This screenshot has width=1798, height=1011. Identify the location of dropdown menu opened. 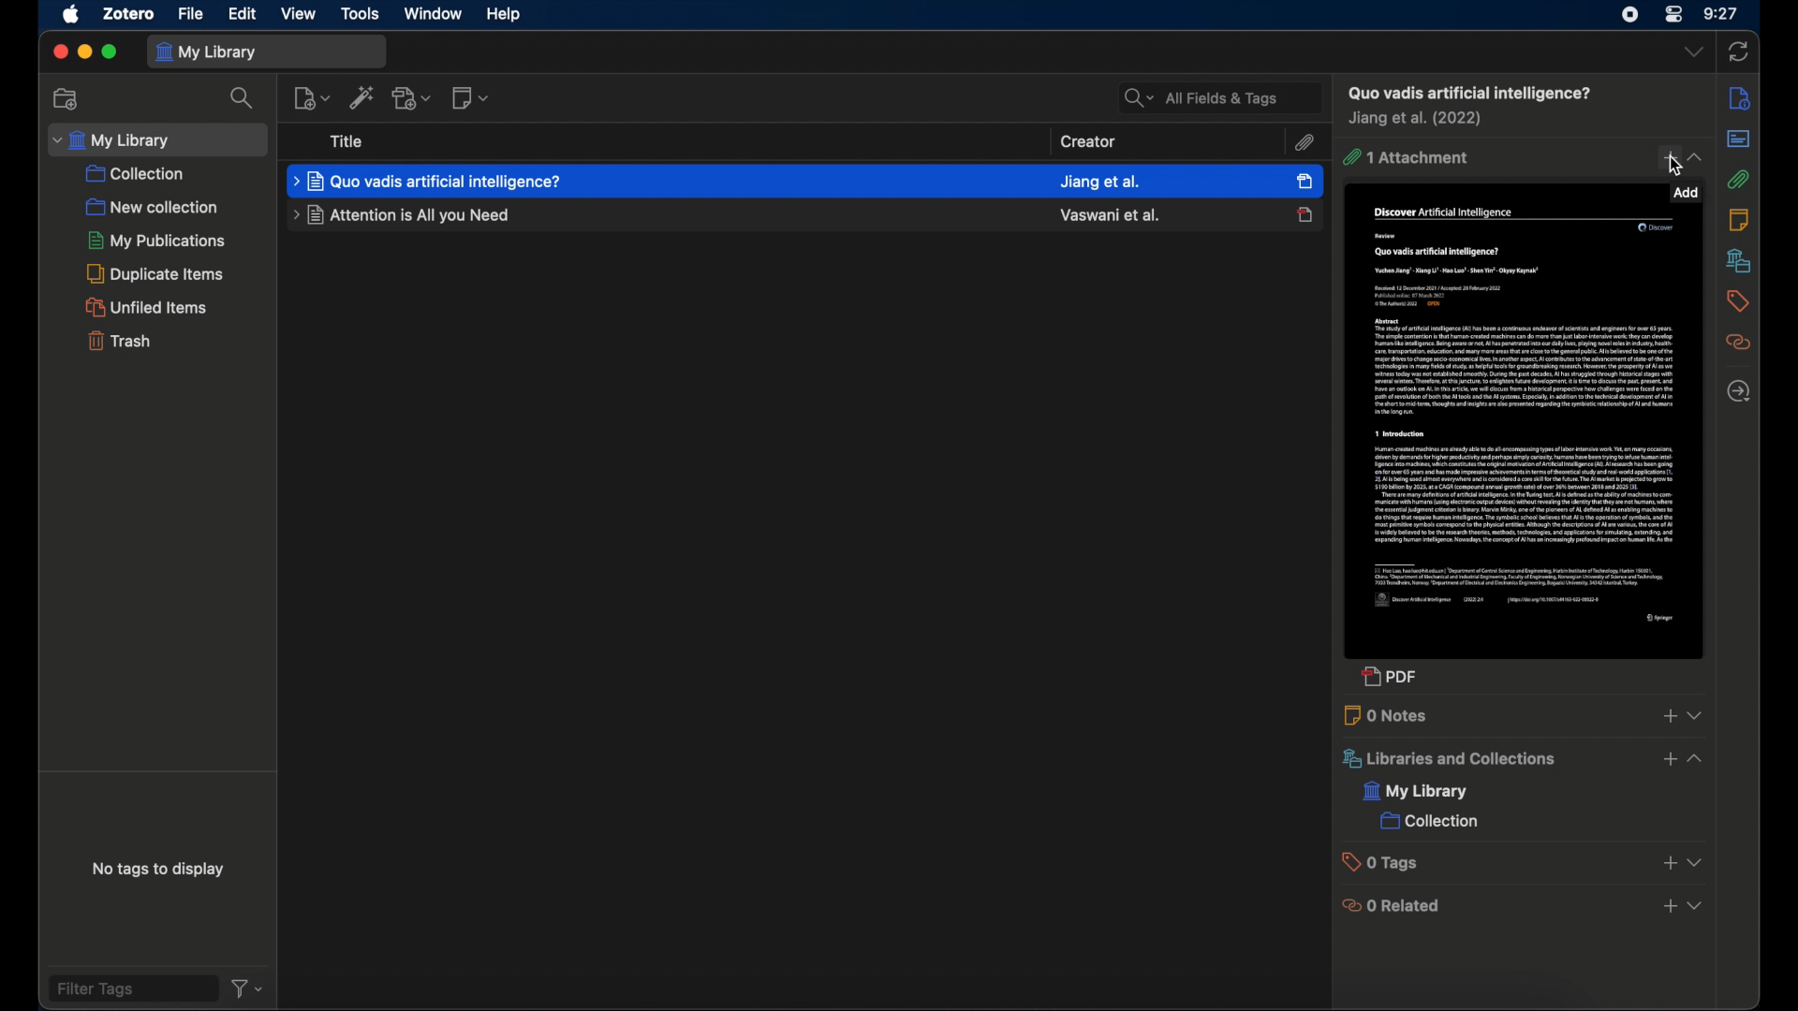
(1699, 758).